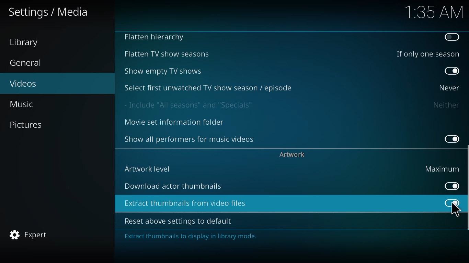 This screenshot has height=263, width=469. I want to click on enable, so click(451, 37).